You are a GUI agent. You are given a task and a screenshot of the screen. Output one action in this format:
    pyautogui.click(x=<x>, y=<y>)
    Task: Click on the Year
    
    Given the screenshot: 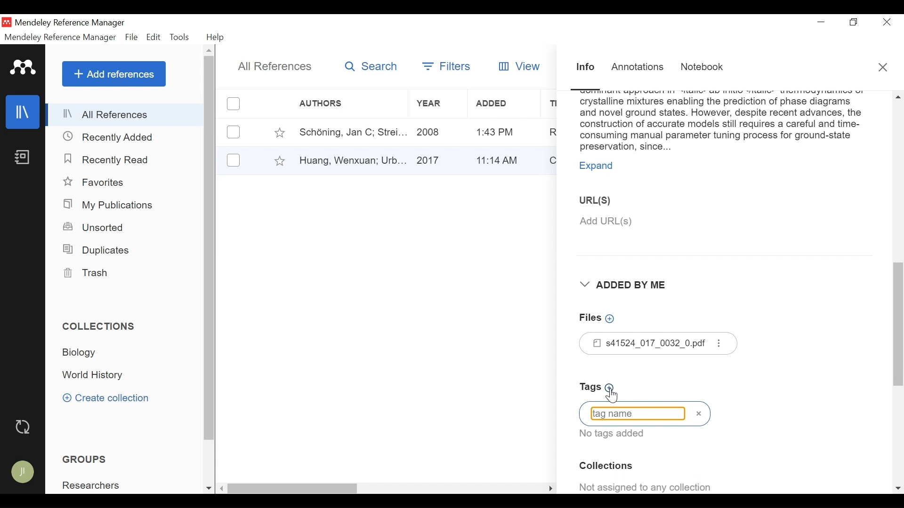 What is the action you would take?
    pyautogui.click(x=435, y=103)
    